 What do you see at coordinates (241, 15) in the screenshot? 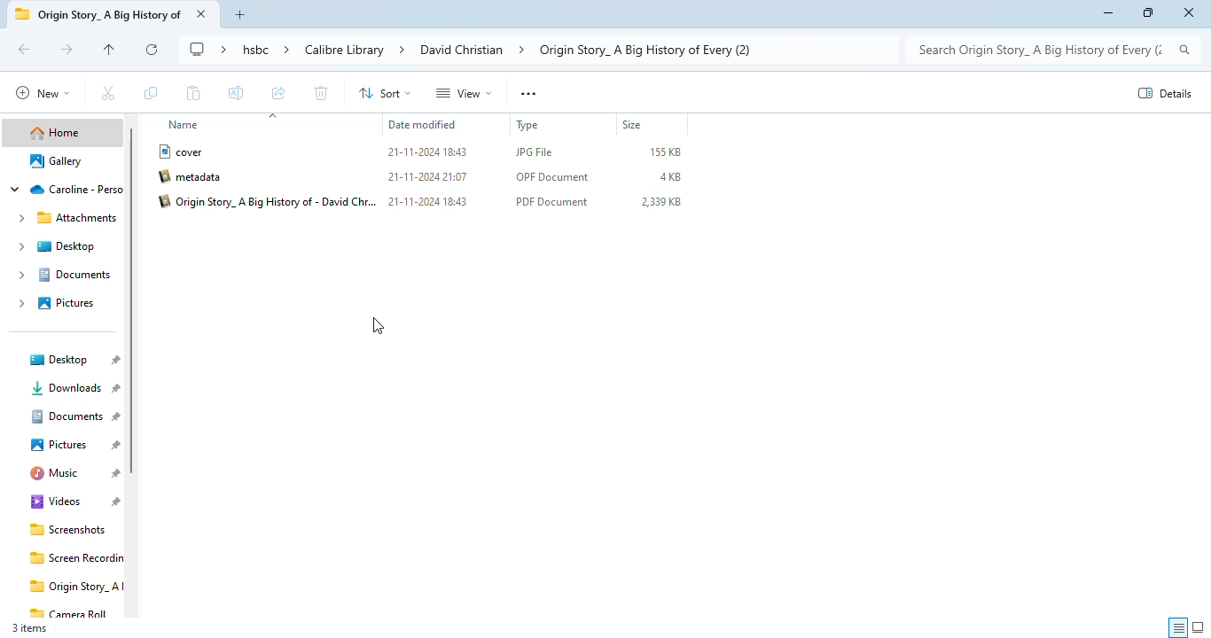
I see `add new tab` at bounding box center [241, 15].